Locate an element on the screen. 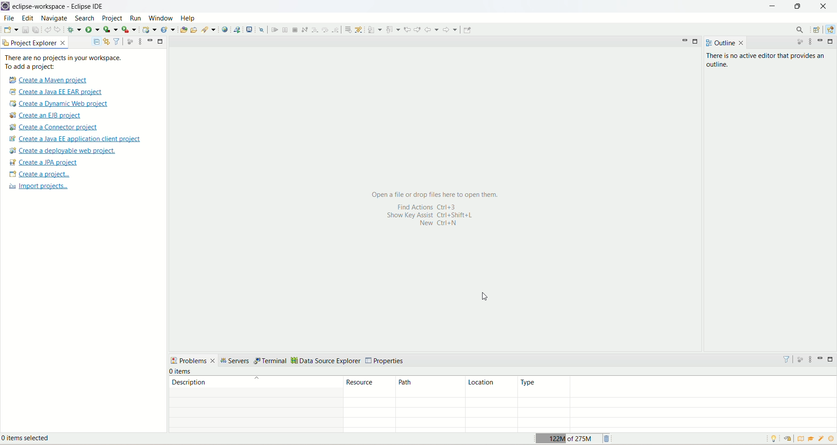 This screenshot has height=445, width=837. open task is located at coordinates (195, 30).